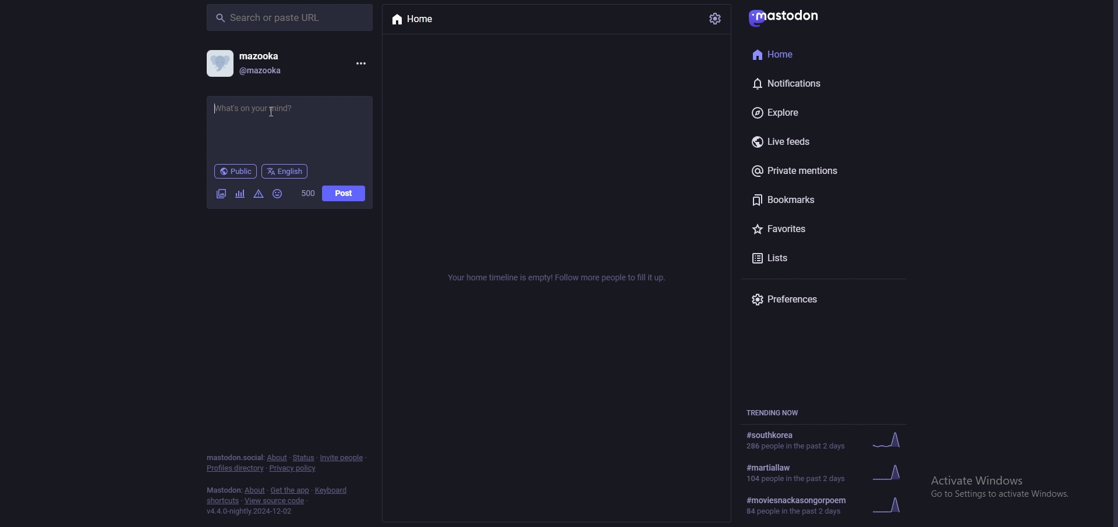 The image size is (1118, 527). What do you see at coordinates (344, 457) in the screenshot?
I see `invite people` at bounding box center [344, 457].